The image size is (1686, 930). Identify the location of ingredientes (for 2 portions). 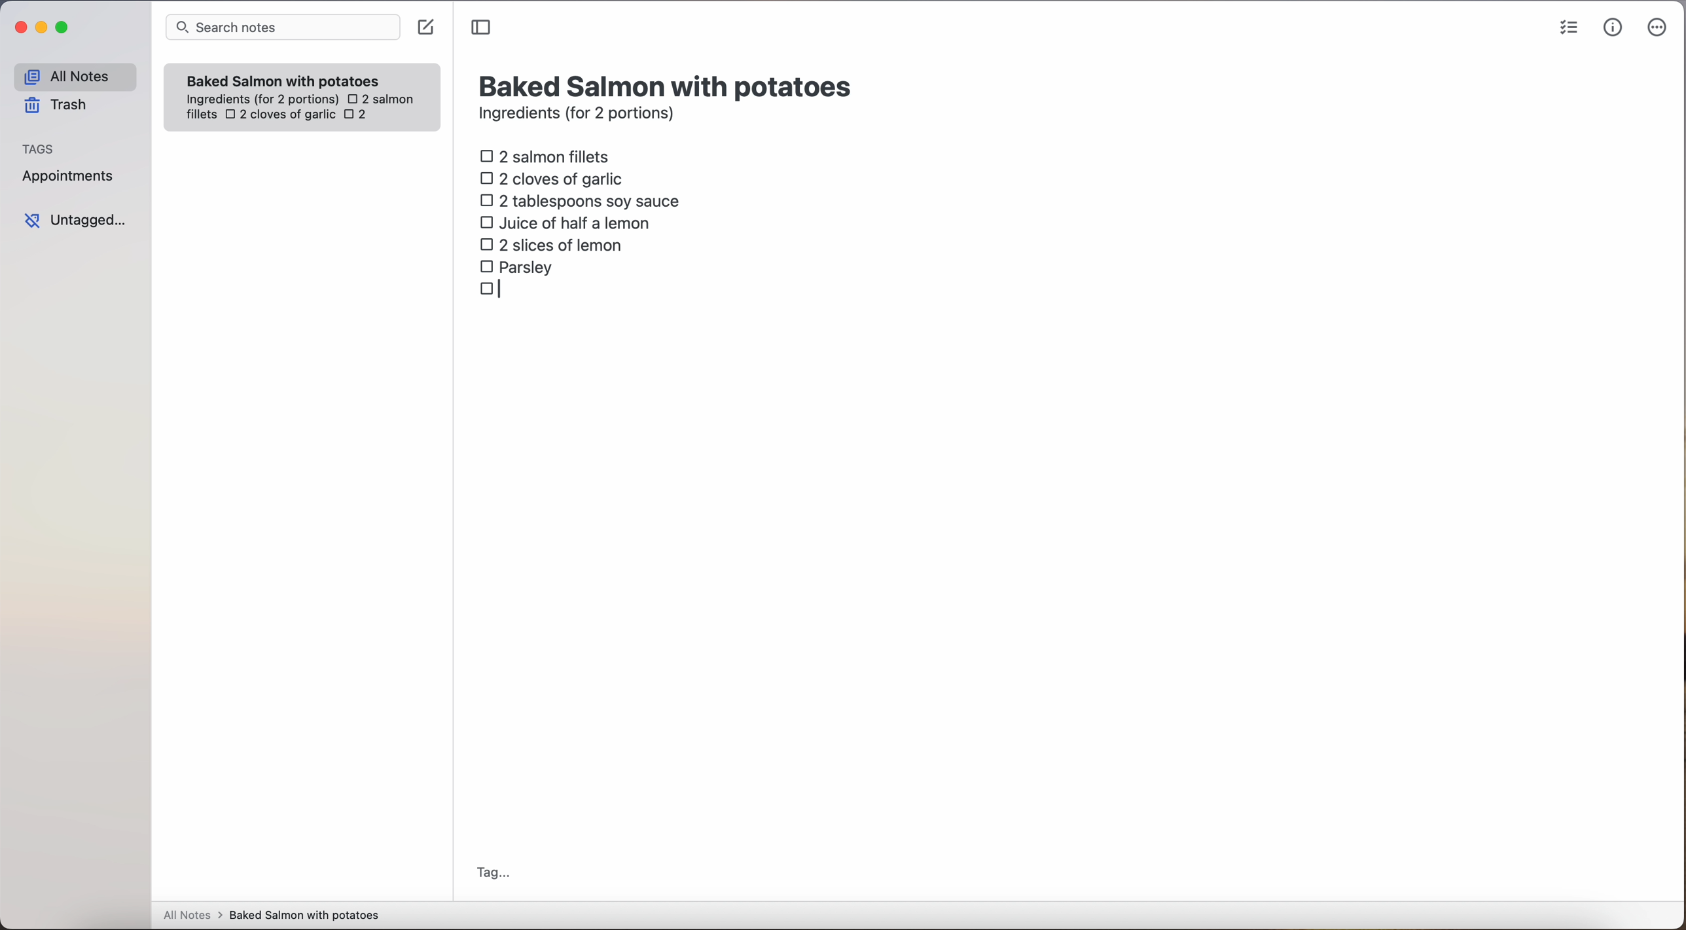
(260, 100).